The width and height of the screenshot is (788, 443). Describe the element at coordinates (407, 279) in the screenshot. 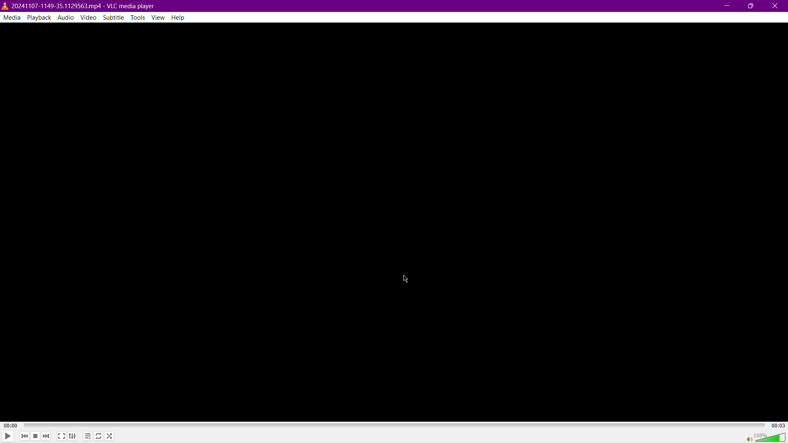

I see `Cursor Position AFTER_LAST_ACTION` at that location.